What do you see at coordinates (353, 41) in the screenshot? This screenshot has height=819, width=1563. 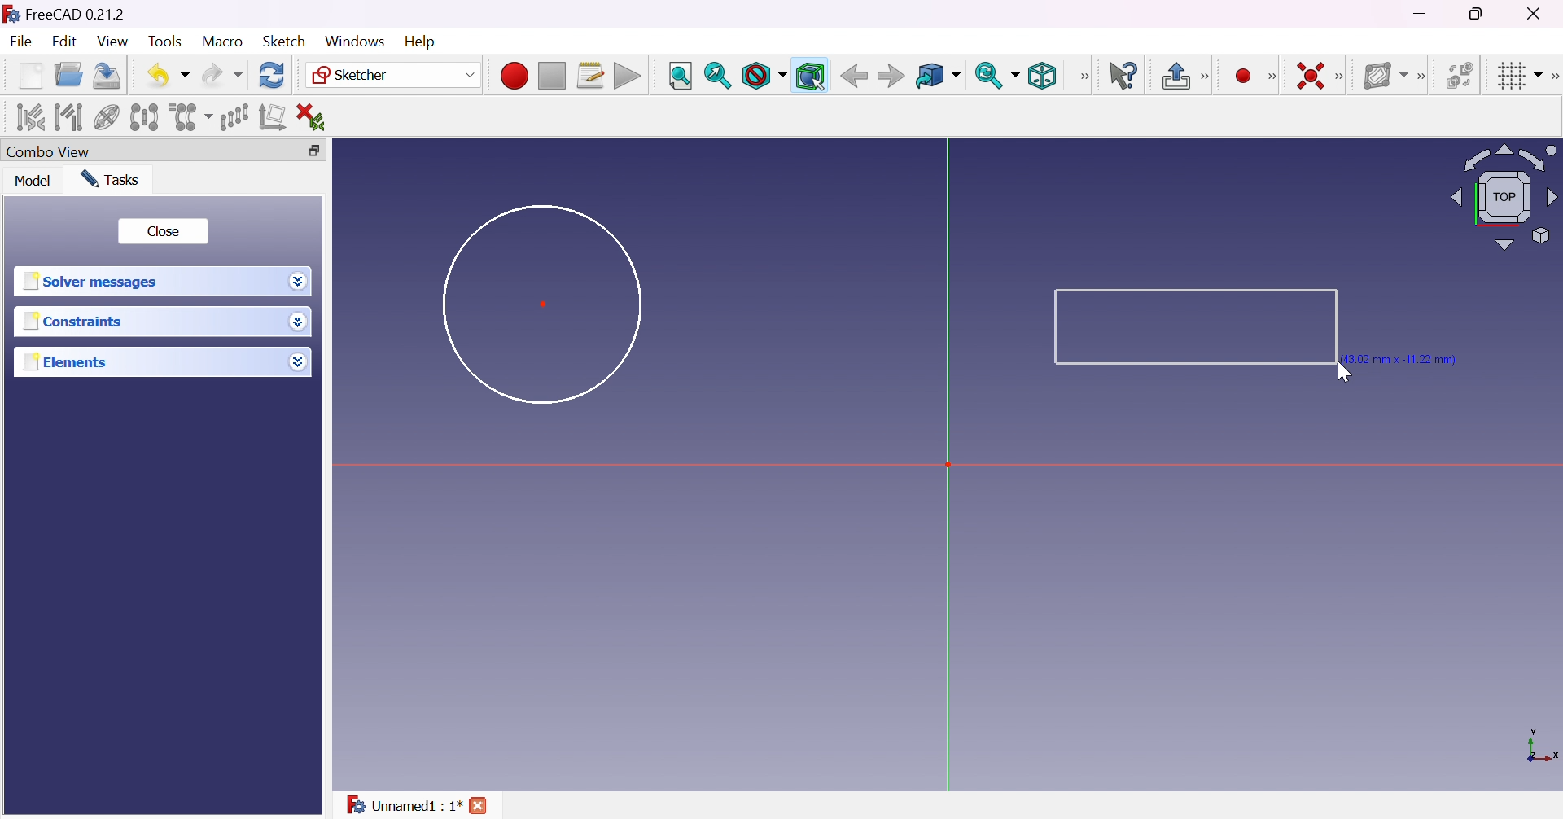 I see `Windows` at bounding box center [353, 41].